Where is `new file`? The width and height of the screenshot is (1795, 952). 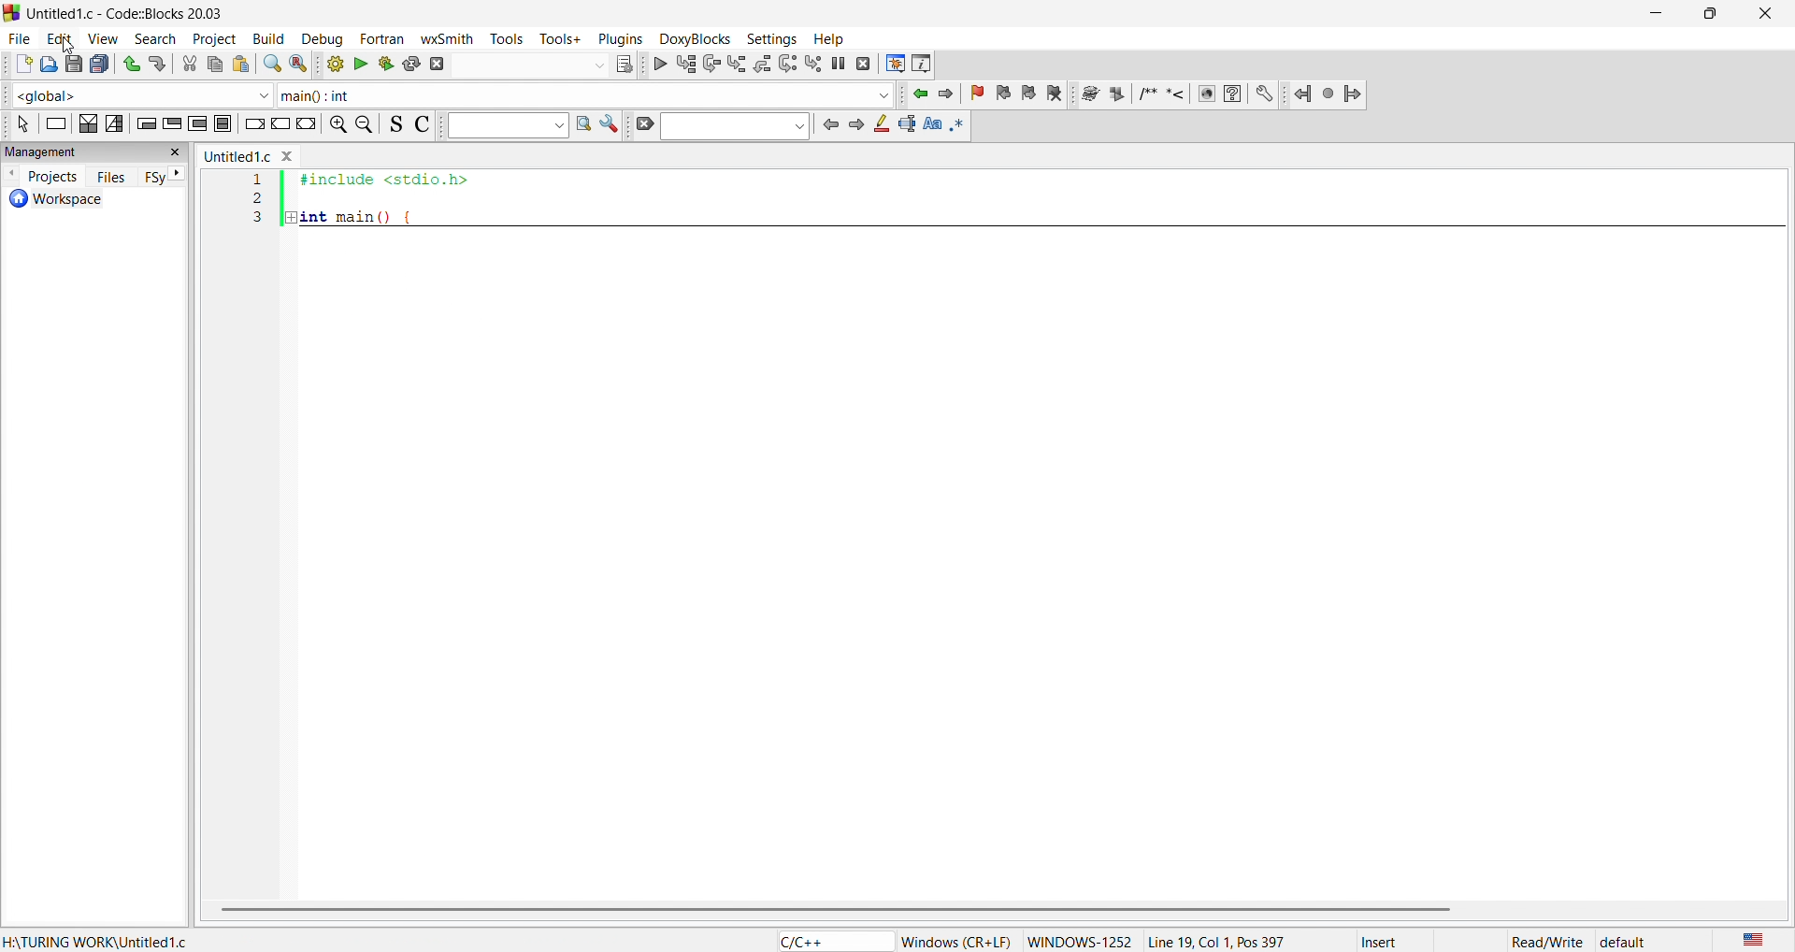 new file is located at coordinates (17, 65).